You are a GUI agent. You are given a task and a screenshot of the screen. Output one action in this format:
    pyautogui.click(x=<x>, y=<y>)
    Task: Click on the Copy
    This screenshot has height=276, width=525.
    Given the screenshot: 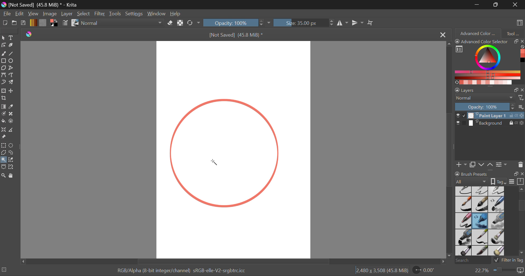 What is the action you would take?
    pyautogui.click(x=474, y=164)
    